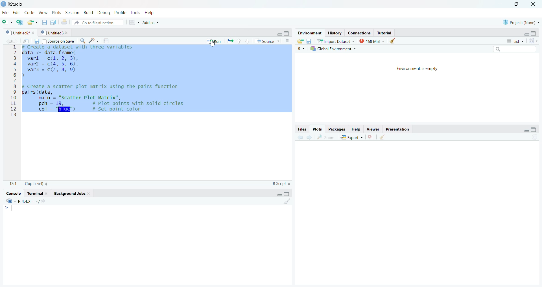 The image size is (542, 287). I want to click on Profile, so click(121, 12).